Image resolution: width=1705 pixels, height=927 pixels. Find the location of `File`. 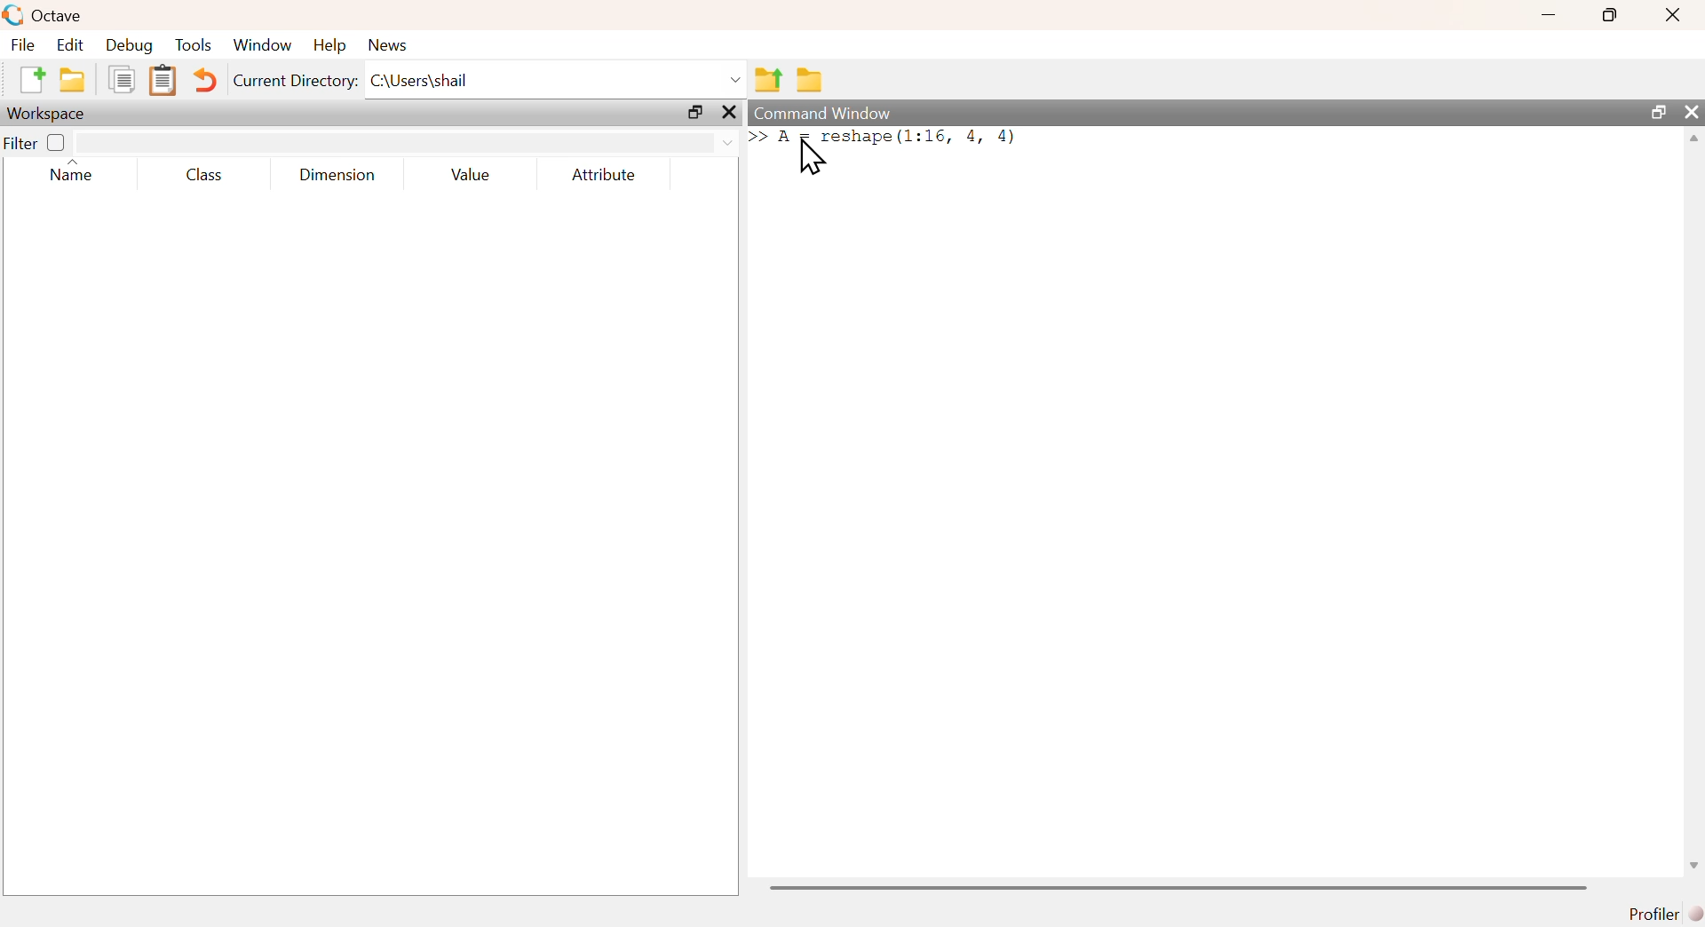

File is located at coordinates (25, 45).